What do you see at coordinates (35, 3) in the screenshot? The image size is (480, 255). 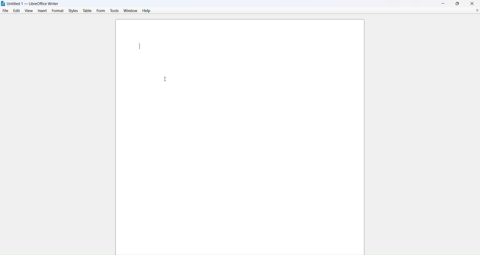 I see `Untitled 1 — LibreOffice Writer` at bounding box center [35, 3].